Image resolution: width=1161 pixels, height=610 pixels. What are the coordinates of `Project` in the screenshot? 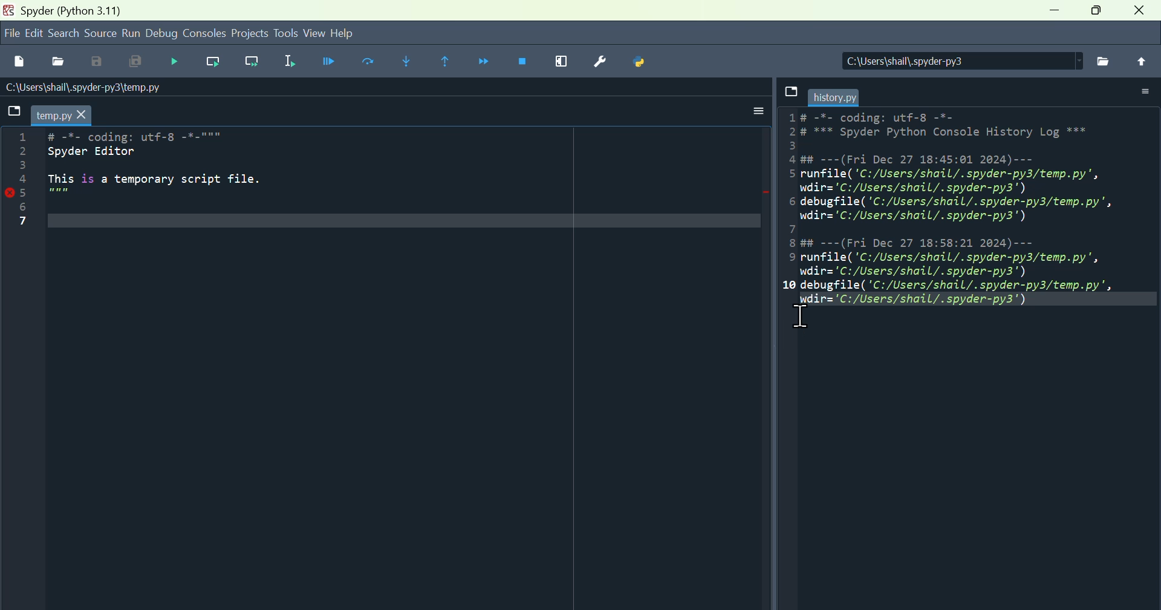 It's located at (249, 33).